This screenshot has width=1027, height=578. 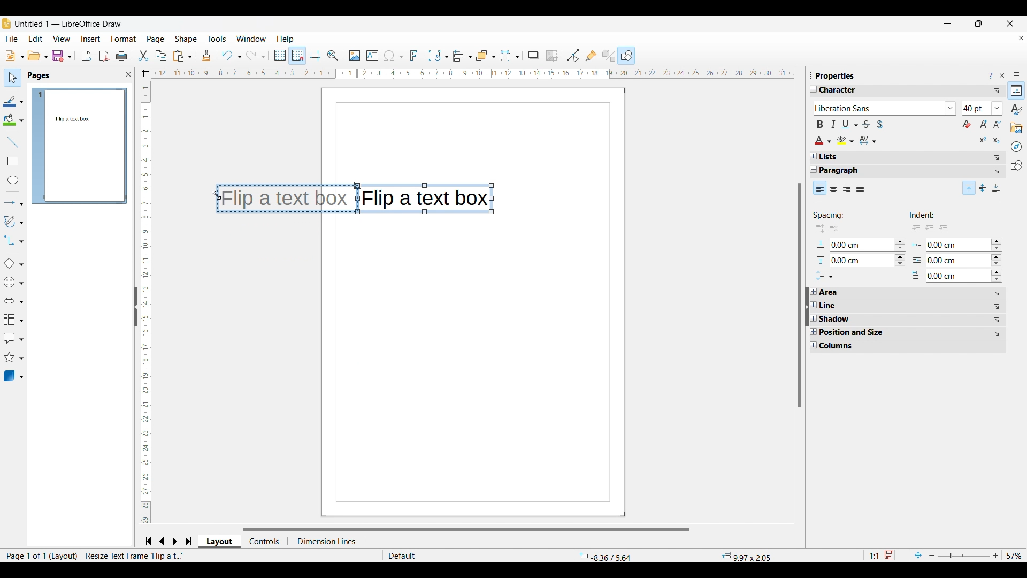 What do you see at coordinates (428, 556) in the screenshot?
I see `Default` at bounding box center [428, 556].